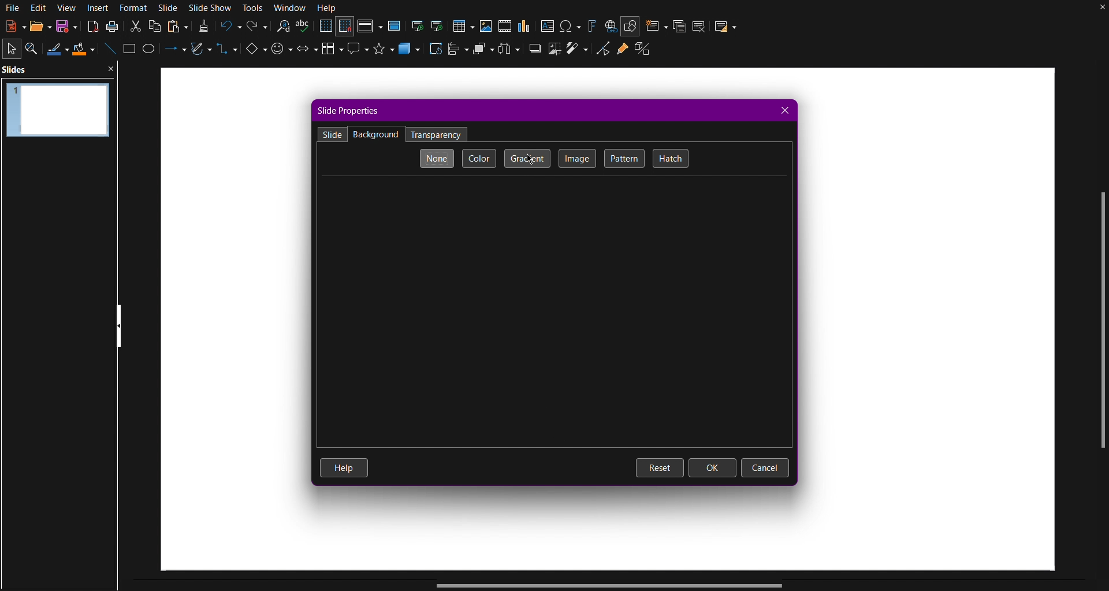  Describe the element at coordinates (13, 48) in the screenshot. I see `Select` at that location.